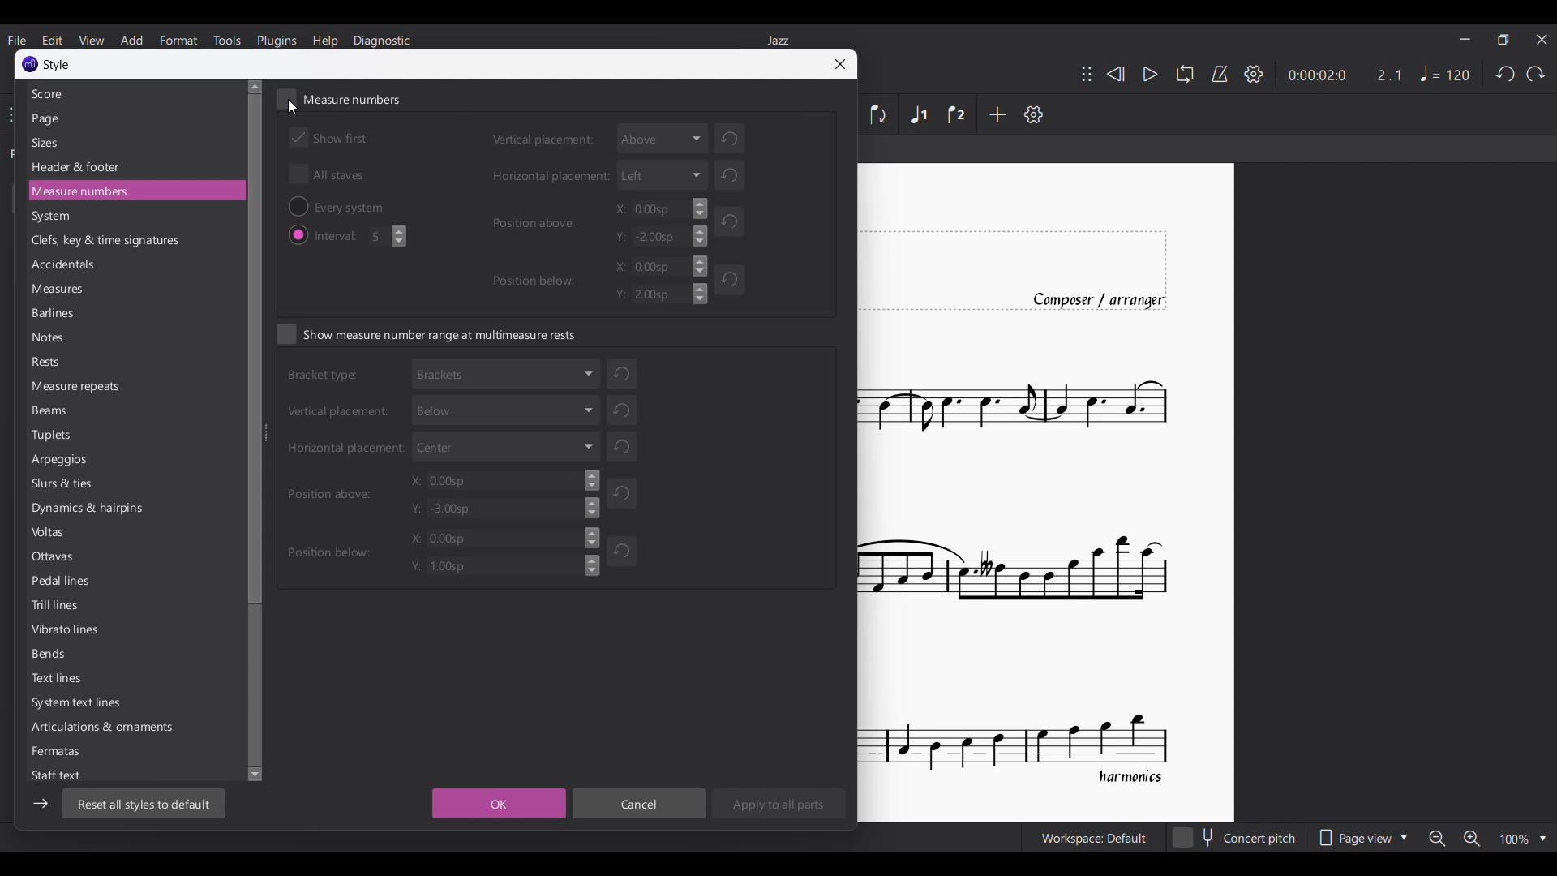  I want to click on Refresh, so click(733, 284).